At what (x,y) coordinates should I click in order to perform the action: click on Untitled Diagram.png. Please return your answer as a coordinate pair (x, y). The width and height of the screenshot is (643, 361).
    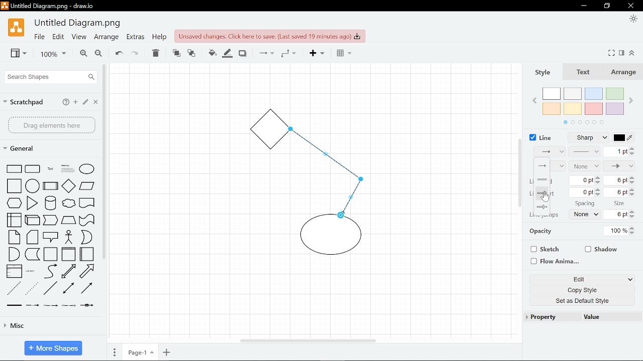
    Looking at the image, I should click on (78, 24).